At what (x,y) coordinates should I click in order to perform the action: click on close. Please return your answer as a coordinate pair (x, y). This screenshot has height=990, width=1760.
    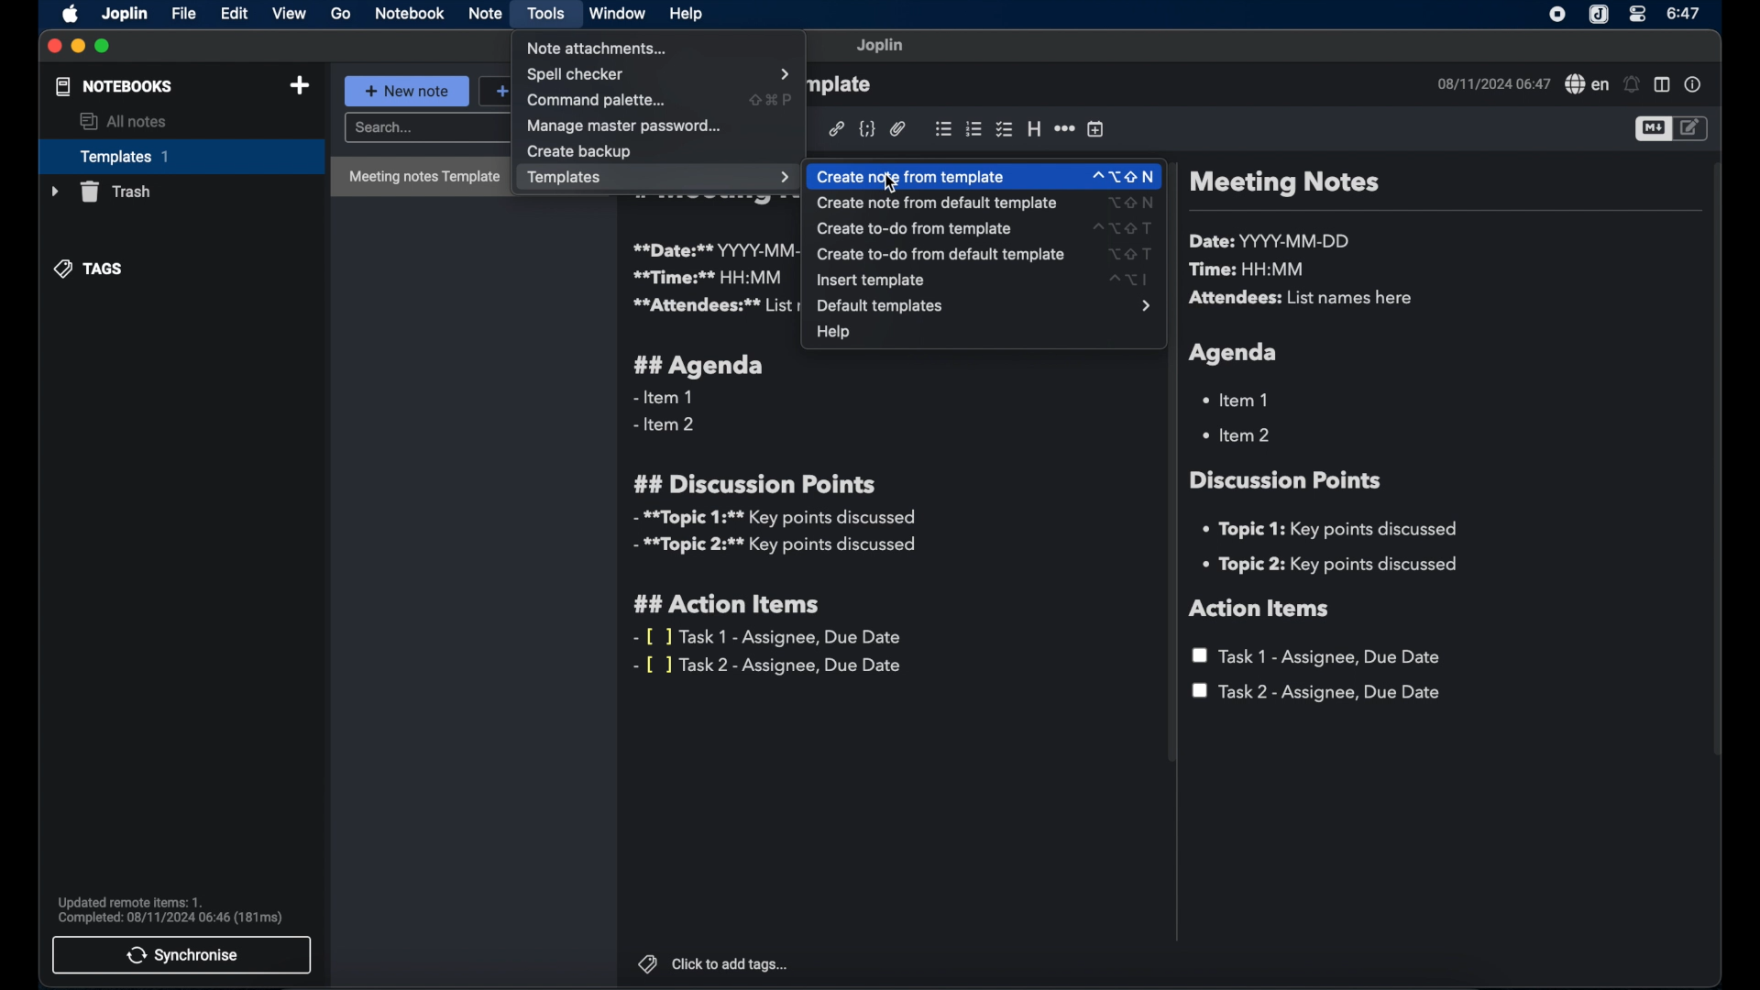
    Looking at the image, I should click on (54, 48).